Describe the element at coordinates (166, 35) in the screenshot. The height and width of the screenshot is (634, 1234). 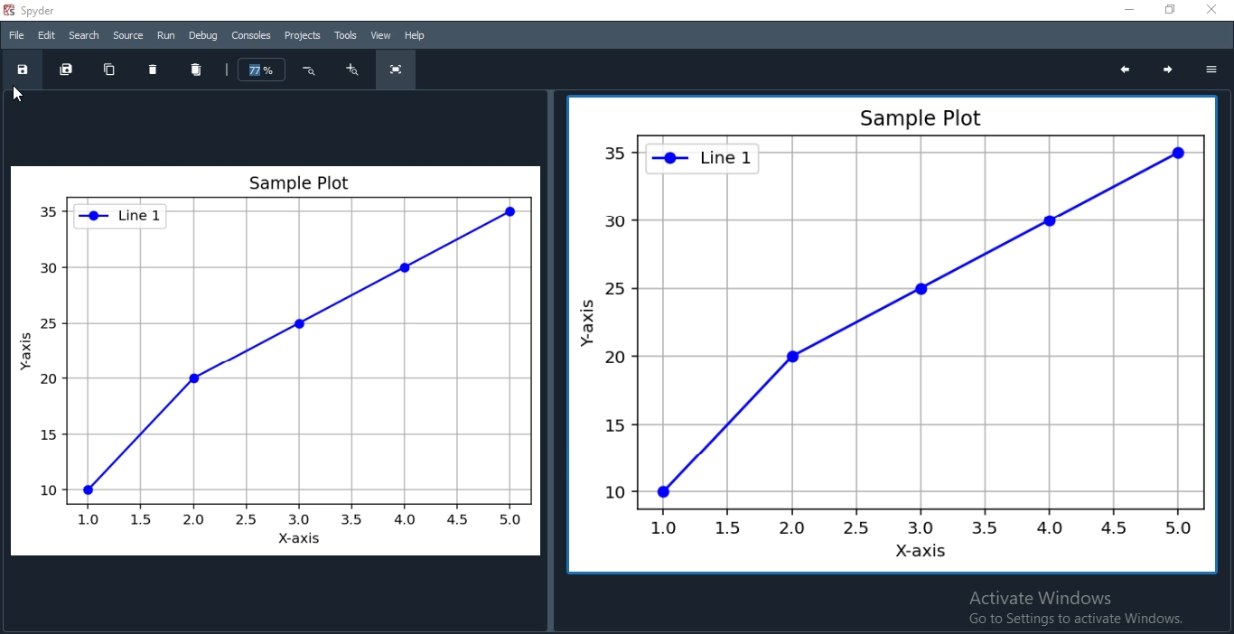
I see `Run` at that location.